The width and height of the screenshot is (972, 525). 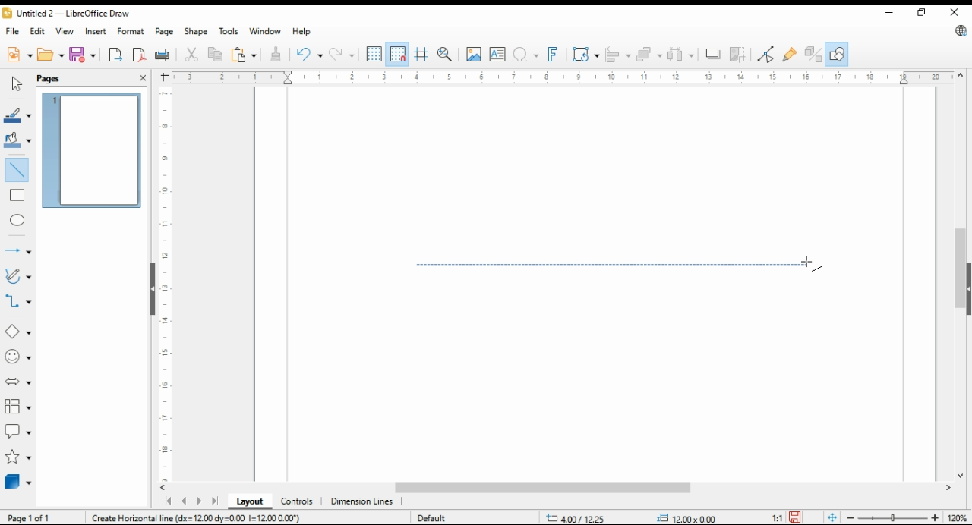 What do you see at coordinates (17, 83) in the screenshot?
I see `select` at bounding box center [17, 83].